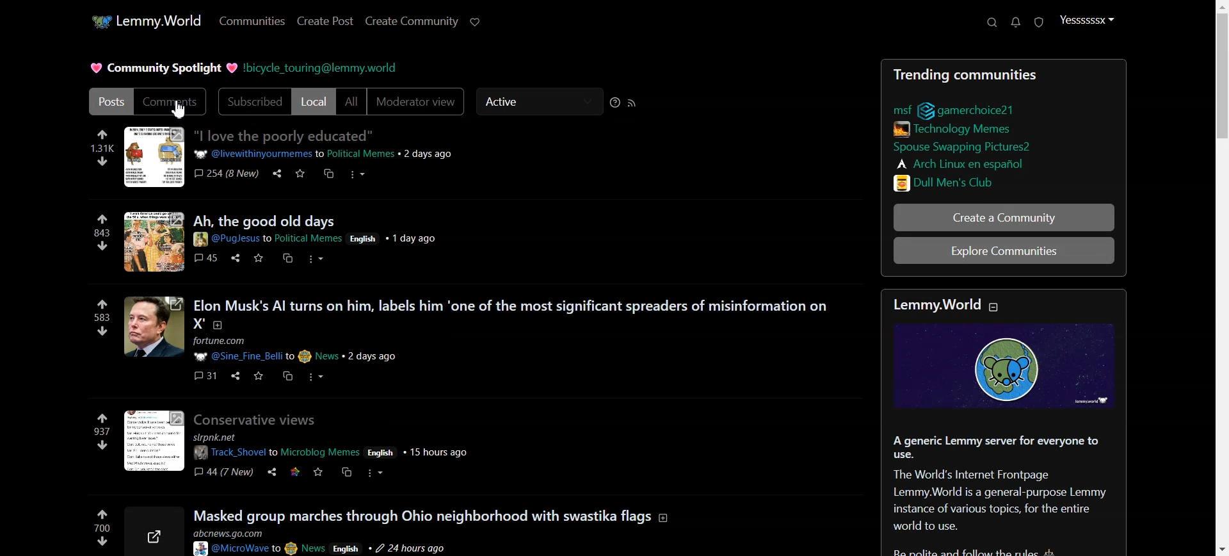 Image resolution: width=1229 pixels, height=556 pixels. What do you see at coordinates (102, 246) in the screenshot?
I see `downvote` at bounding box center [102, 246].